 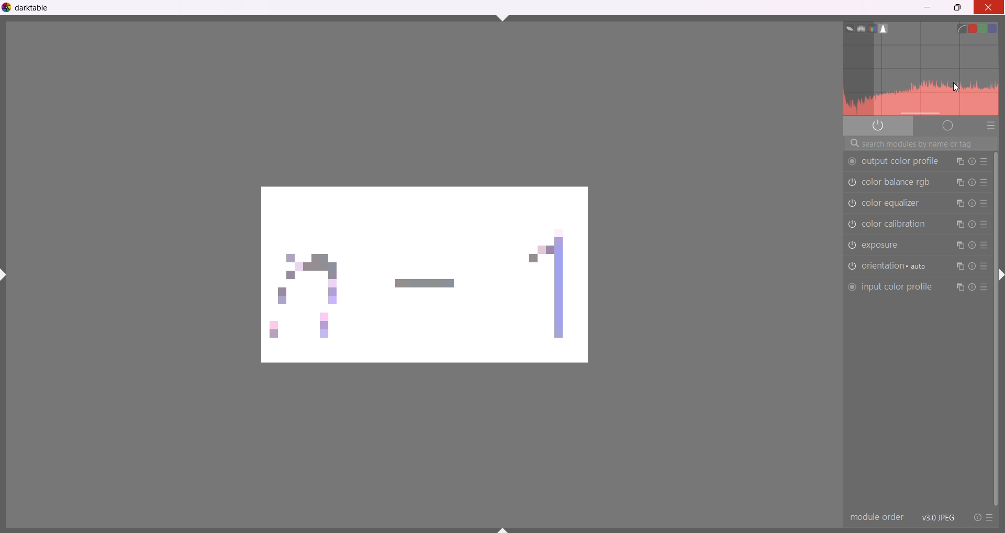 What do you see at coordinates (984, 290) in the screenshot?
I see `presets` at bounding box center [984, 290].